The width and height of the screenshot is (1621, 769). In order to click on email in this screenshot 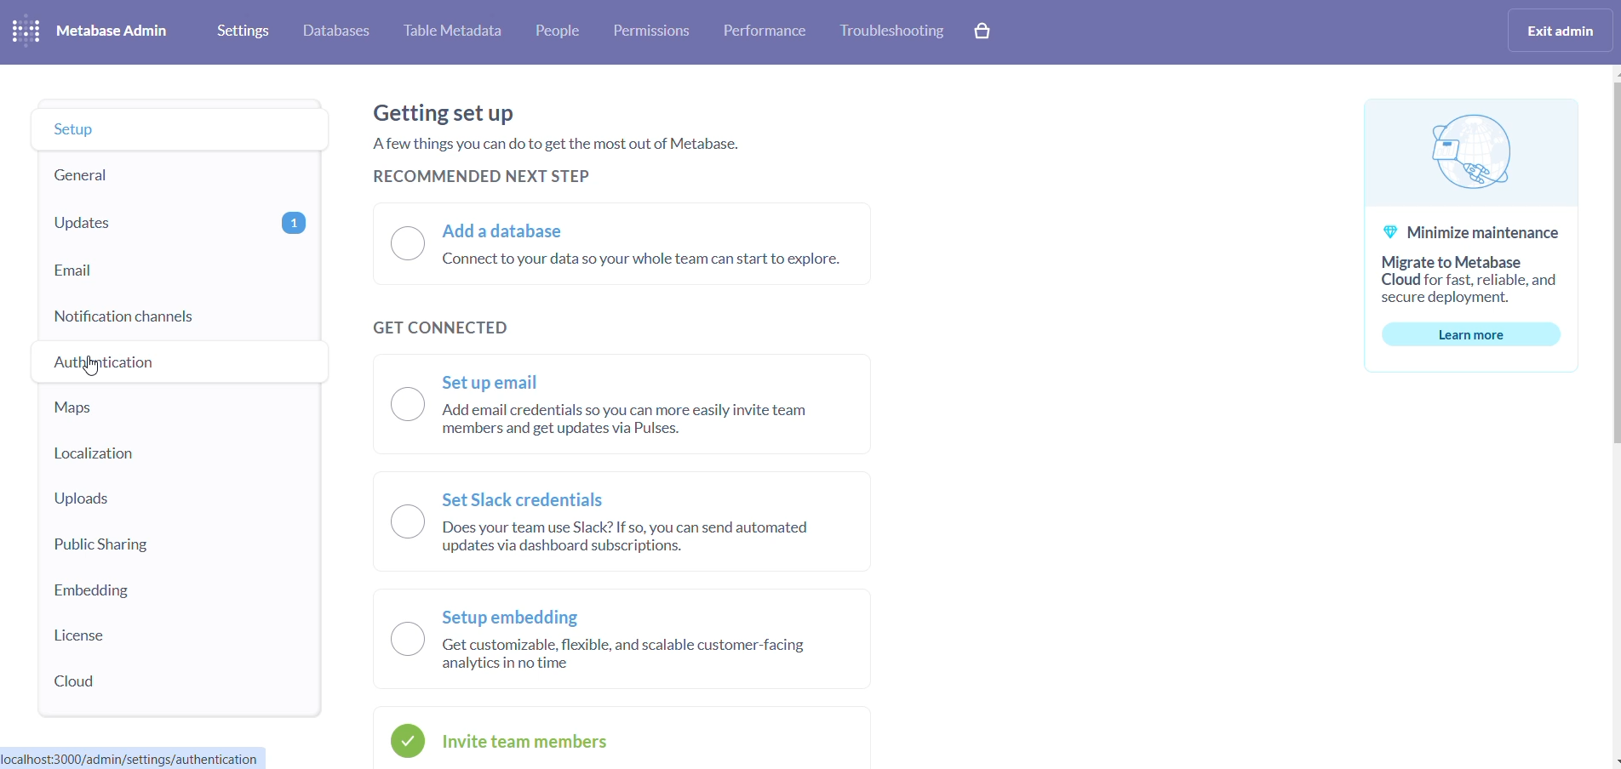, I will do `click(176, 272)`.